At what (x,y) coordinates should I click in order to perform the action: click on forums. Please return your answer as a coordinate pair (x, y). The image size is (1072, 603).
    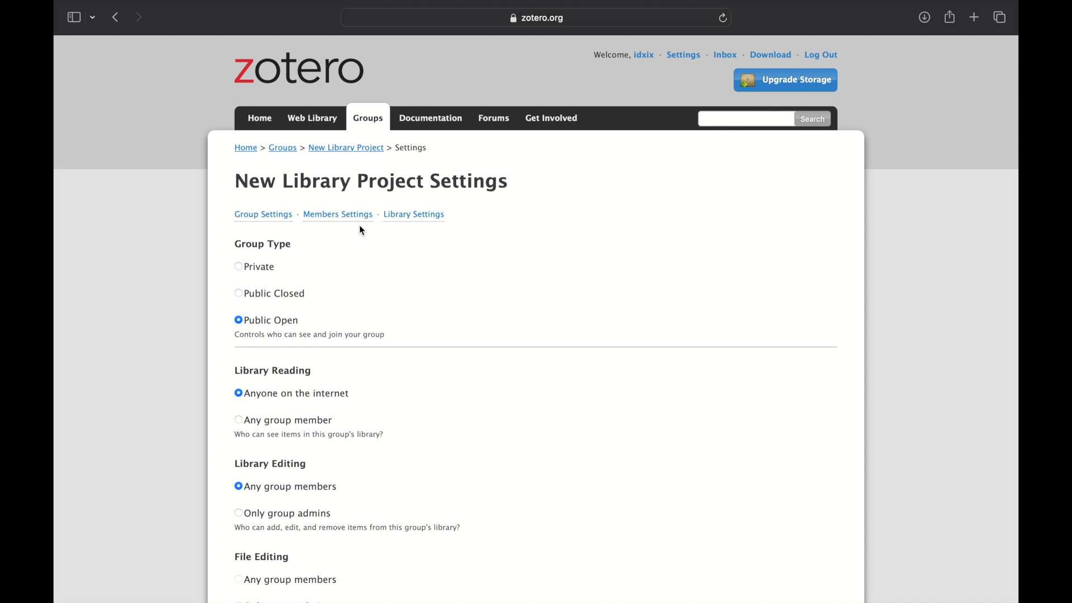
    Looking at the image, I should click on (496, 118).